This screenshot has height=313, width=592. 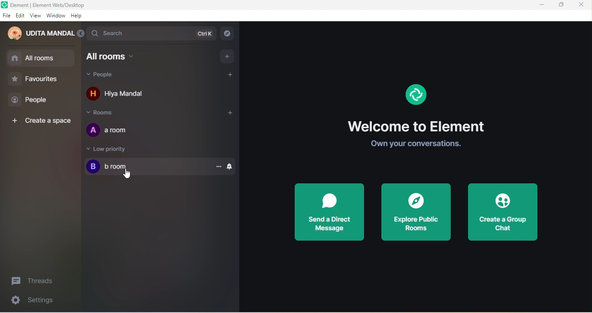 I want to click on rooms, so click(x=105, y=114).